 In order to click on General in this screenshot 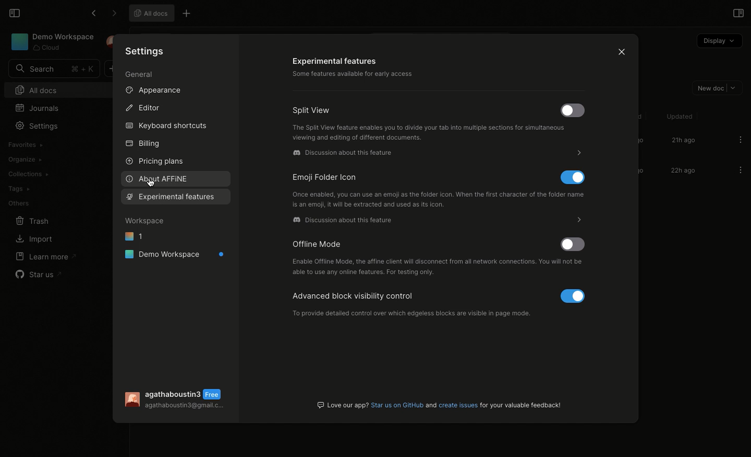, I will do `click(140, 76)`.